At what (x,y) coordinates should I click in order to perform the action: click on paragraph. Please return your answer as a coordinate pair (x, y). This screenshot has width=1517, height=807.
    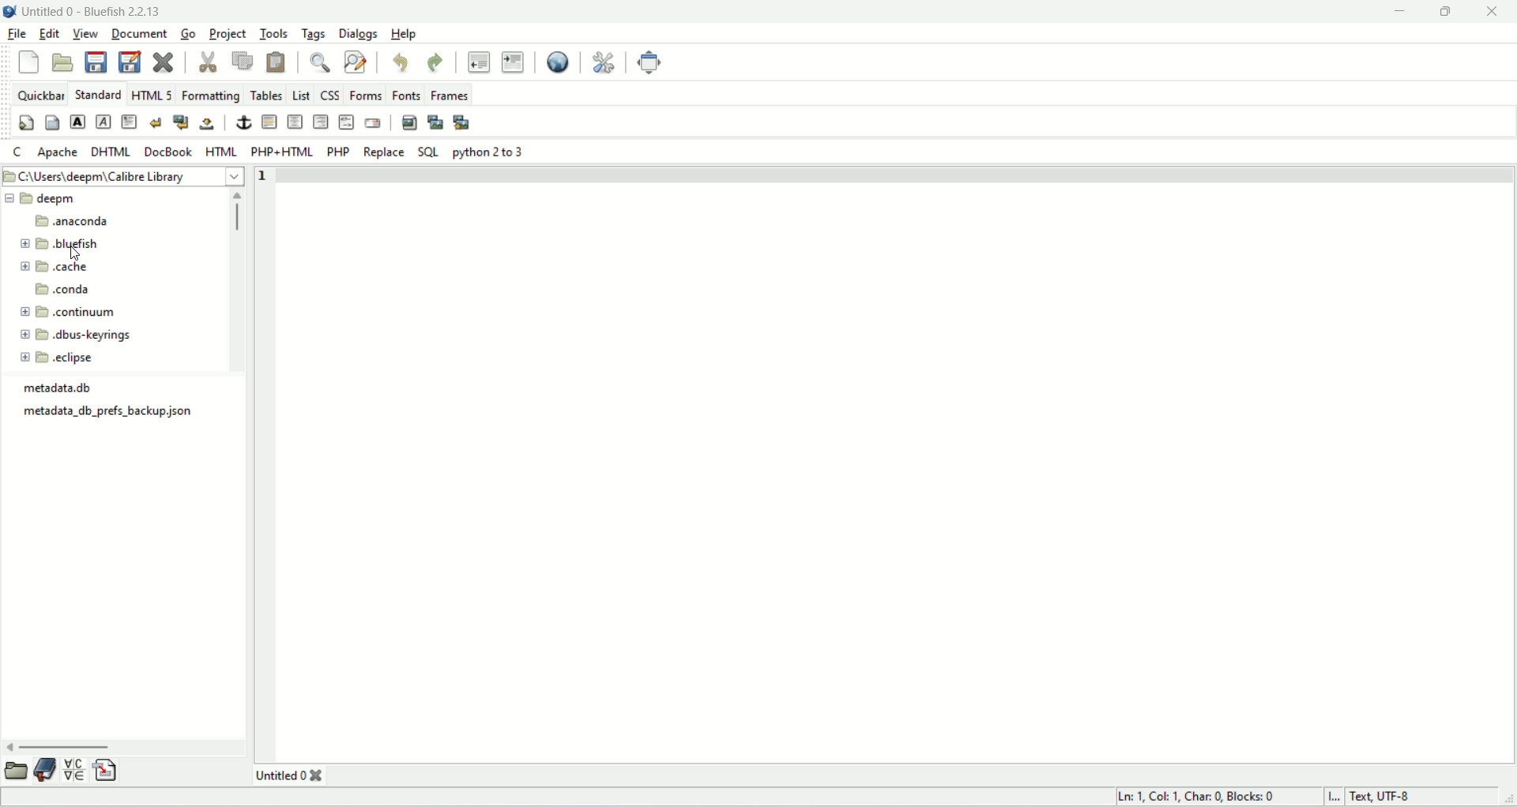
    Looking at the image, I should click on (133, 122).